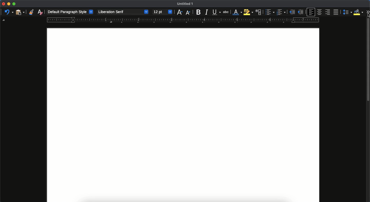 This screenshot has width=370, height=202. What do you see at coordinates (188, 12) in the screenshot?
I see `decrease size` at bounding box center [188, 12].